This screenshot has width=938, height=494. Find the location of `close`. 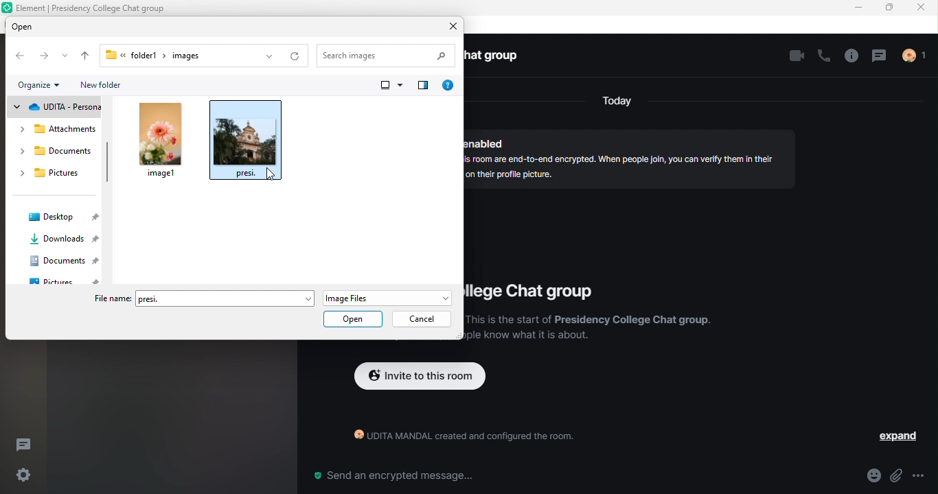

close is located at coordinates (923, 8).